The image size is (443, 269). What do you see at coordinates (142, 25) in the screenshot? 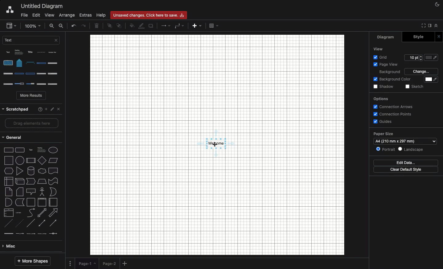
I see `Line fill` at bounding box center [142, 25].